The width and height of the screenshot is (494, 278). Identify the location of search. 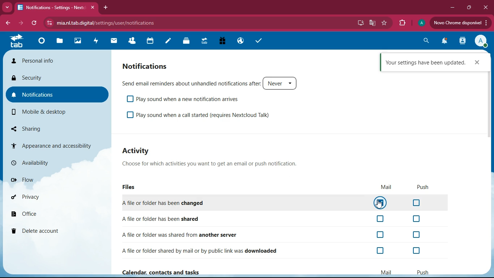
(425, 42).